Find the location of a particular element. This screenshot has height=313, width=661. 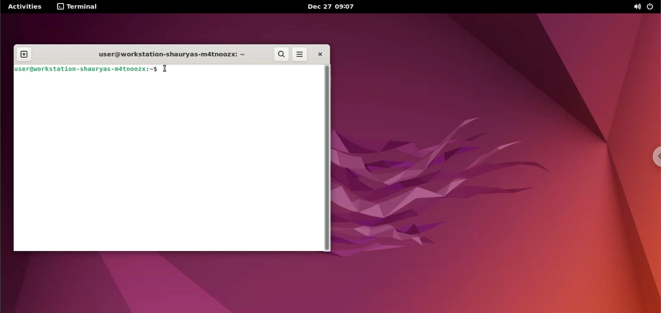

mouse pointer is located at coordinates (165, 68).